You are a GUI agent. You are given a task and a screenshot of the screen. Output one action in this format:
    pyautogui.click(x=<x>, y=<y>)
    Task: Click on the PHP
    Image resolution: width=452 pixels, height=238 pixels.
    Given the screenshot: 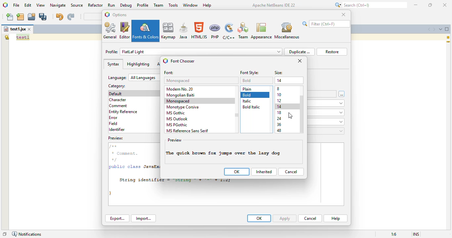 What is the action you would take?
    pyautogui.click(x=215, y=31)
    